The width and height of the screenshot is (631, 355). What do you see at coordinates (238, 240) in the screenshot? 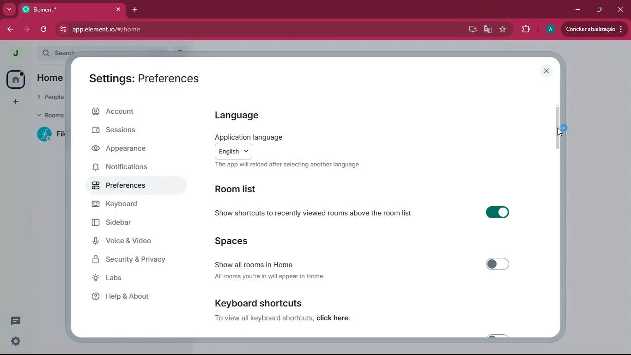
I see `spaces` at bounding box center [238, 240].